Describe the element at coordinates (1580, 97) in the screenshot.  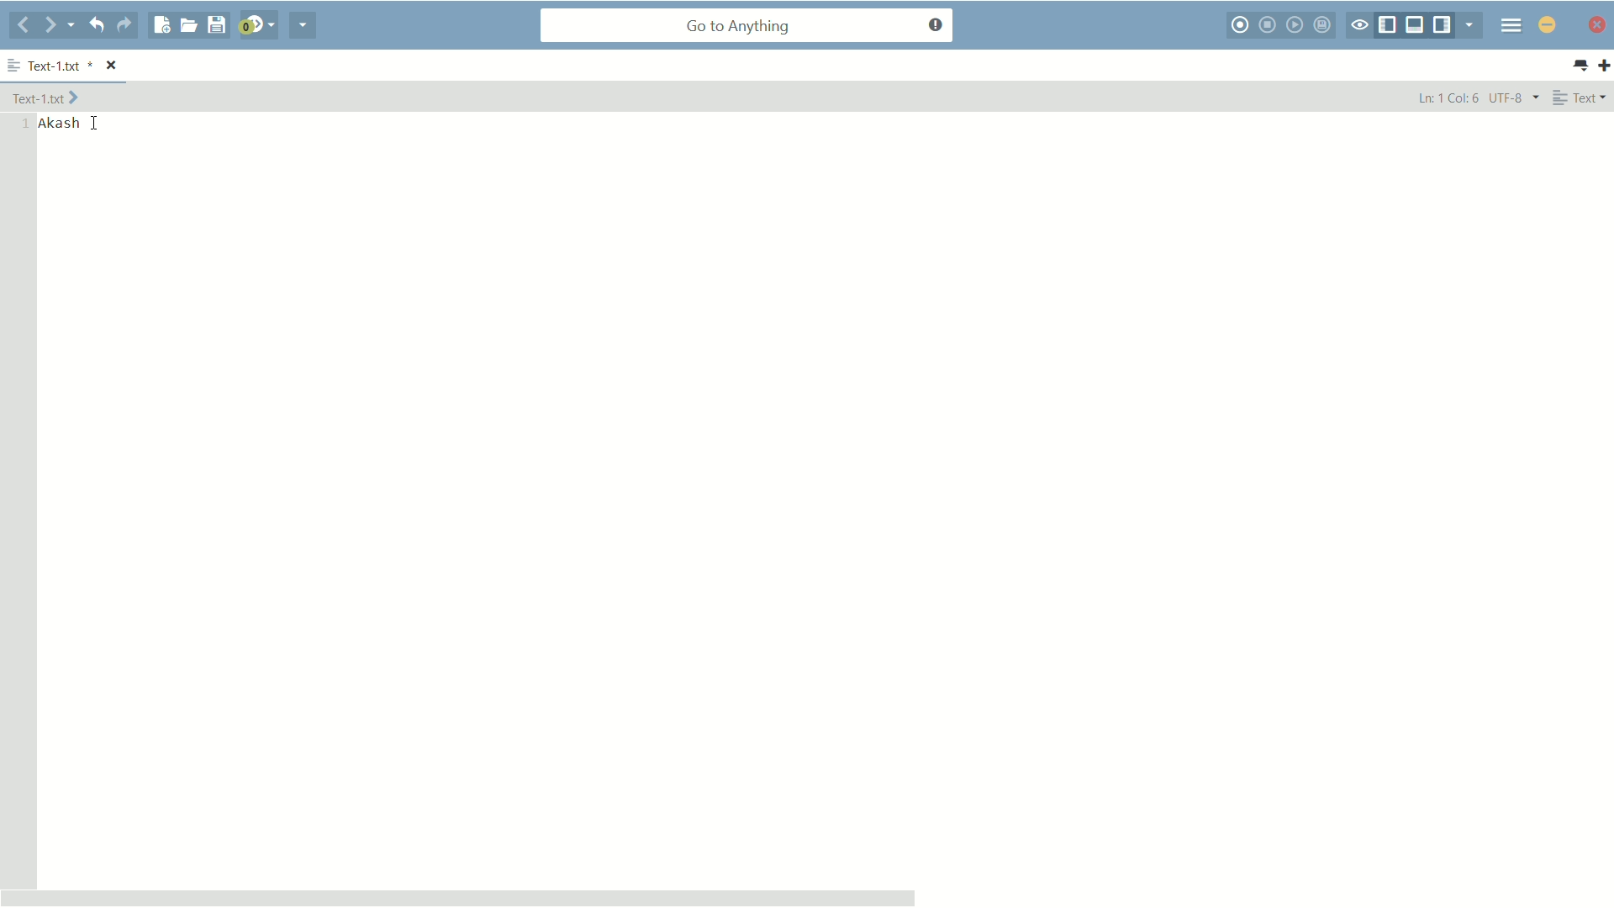
I see `file type` at that location.